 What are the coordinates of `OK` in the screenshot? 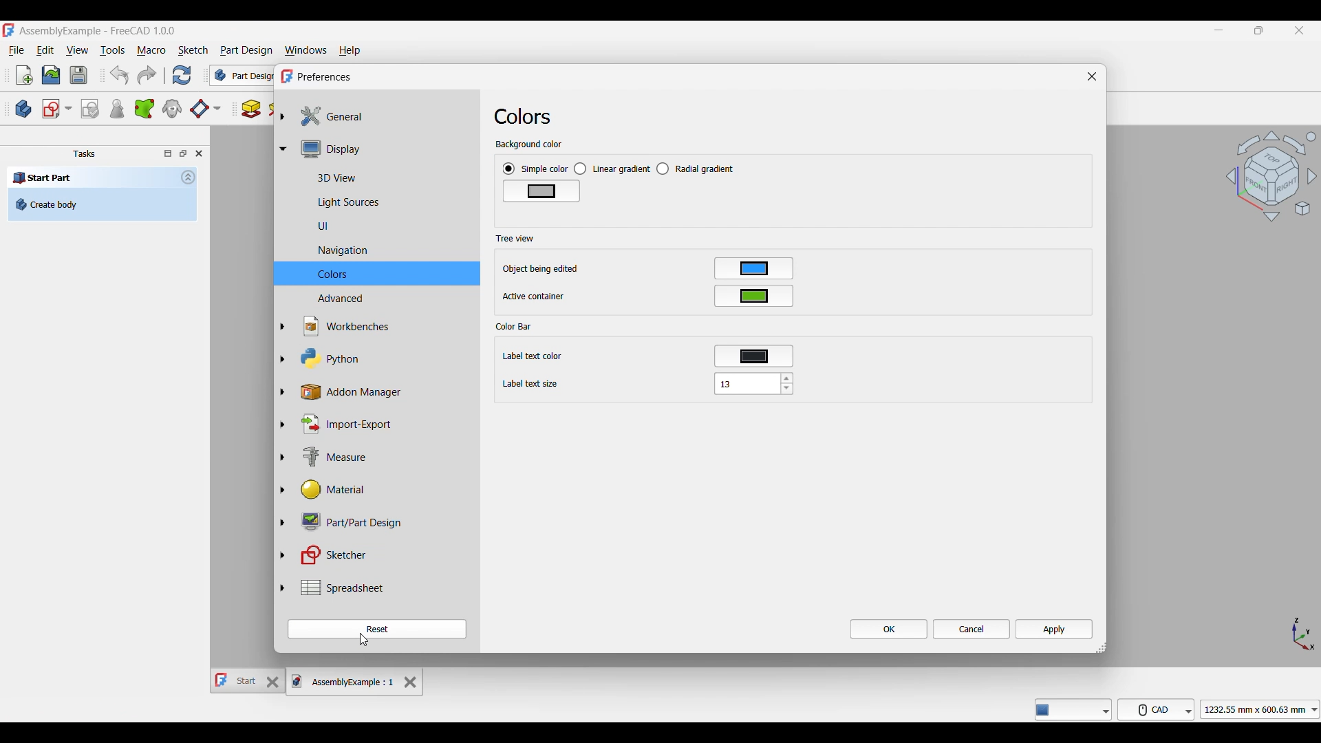 It's located at (890, 629).